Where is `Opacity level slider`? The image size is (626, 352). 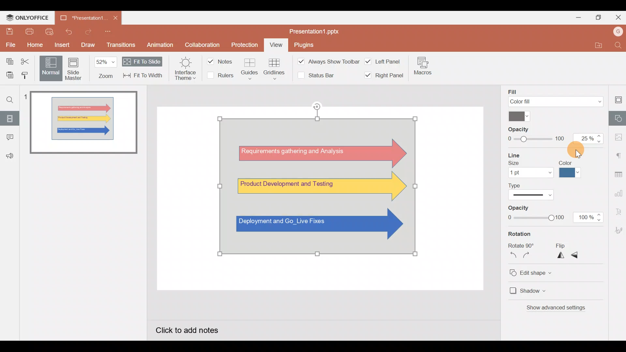 Opacity level slider is located at coordinates (535, 214).